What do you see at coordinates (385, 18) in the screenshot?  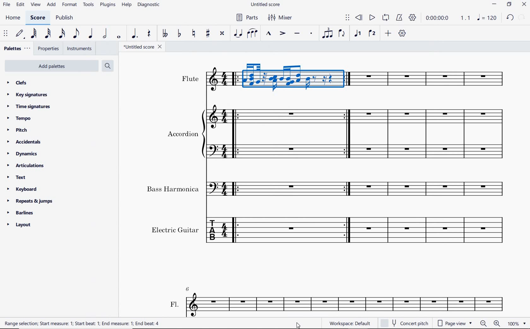 I see `loop playback` at bounding box center [385, 18].